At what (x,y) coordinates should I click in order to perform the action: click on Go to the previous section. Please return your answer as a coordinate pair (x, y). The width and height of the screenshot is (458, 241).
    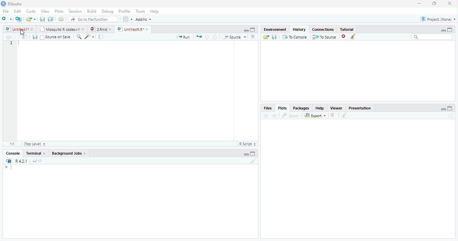
    Looking at the image, I should click on (207, 38).